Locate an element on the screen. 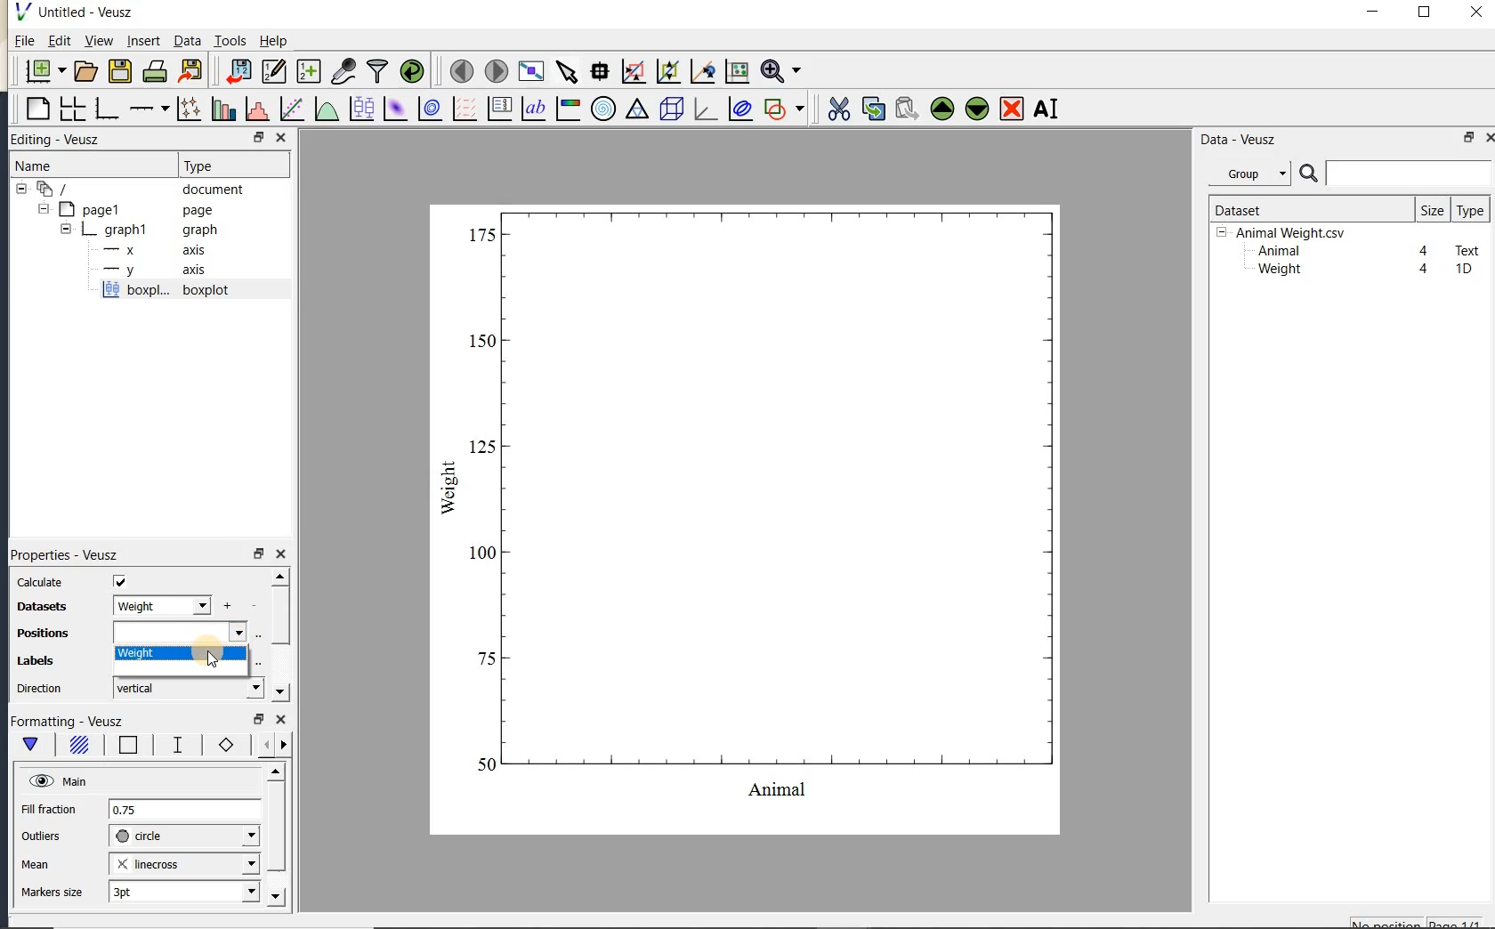 This screenshot has width=1495, height=929. view plot full screen is located at coordinates (530, 72).